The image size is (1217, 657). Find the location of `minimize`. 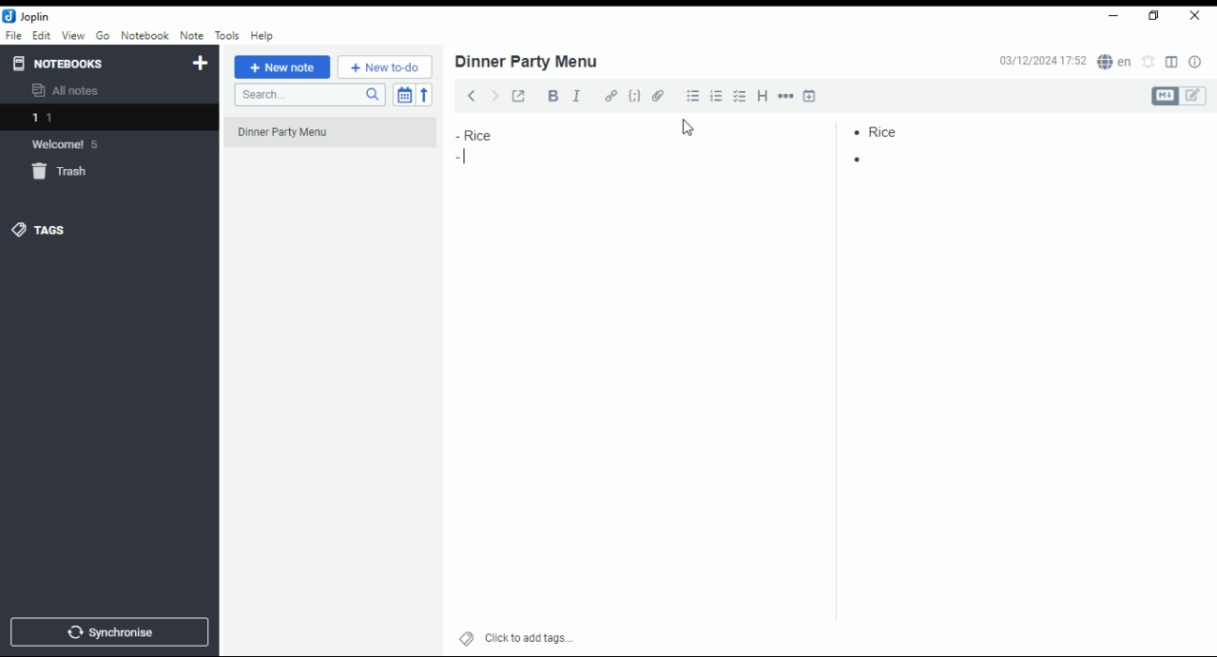

minimize is located at coordinates (1114, 16).